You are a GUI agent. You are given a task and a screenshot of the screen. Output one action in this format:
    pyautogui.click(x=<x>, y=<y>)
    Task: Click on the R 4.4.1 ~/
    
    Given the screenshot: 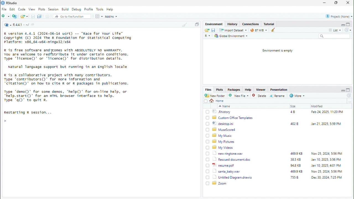 What is the action you would take?
    pyautogui.click(x=21, y=25)
    